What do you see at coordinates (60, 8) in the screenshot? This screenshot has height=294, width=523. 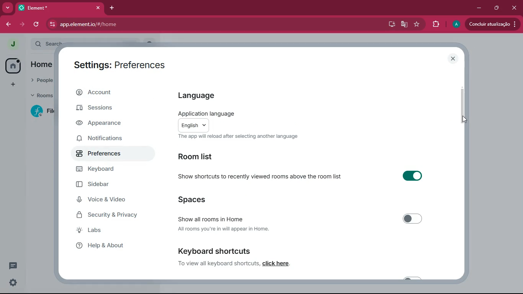 I see `element` at bounding box center [60, 8].